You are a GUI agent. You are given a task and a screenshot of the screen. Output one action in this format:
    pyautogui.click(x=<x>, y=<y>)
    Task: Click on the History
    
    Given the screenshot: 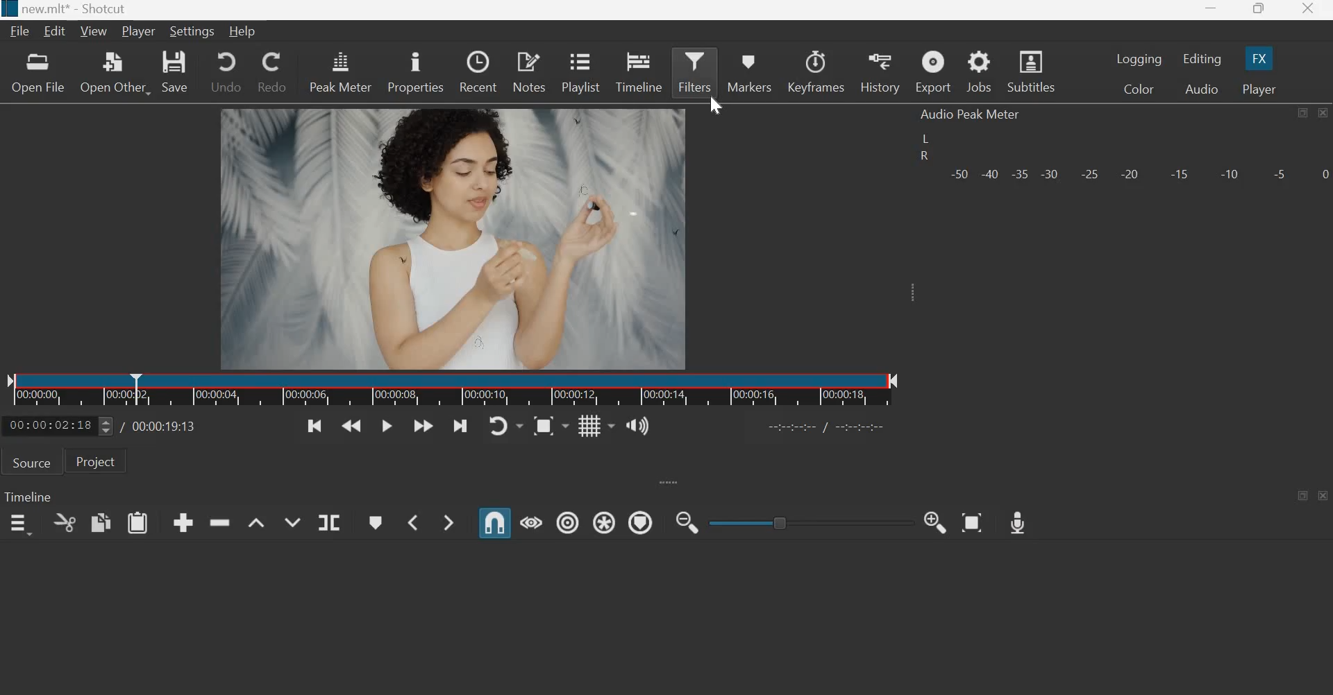 What is the action you would take?
    pyautogui.click(x=881, y=72)
    